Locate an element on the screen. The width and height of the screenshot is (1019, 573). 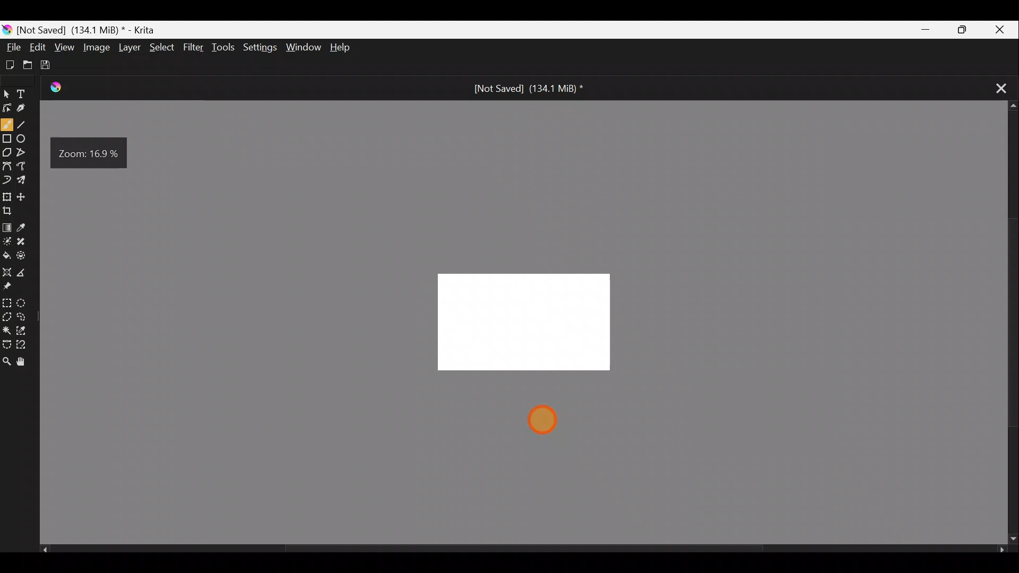
Edit shapes tool is located at coordinates (7, 107).